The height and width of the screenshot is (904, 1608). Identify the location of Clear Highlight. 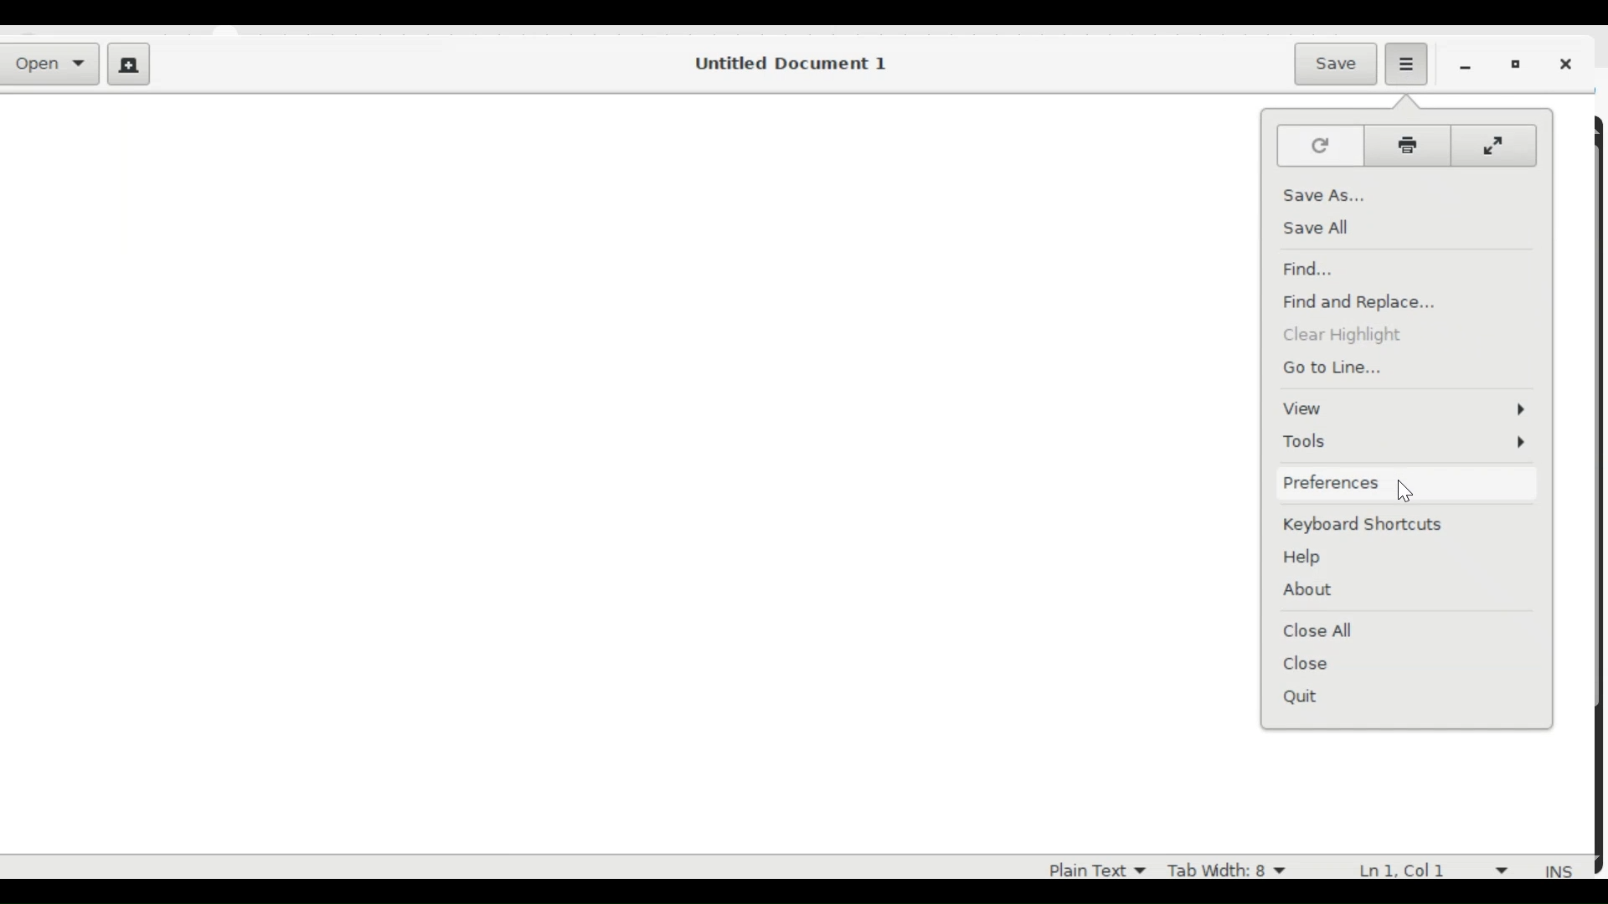
(1354, 337).